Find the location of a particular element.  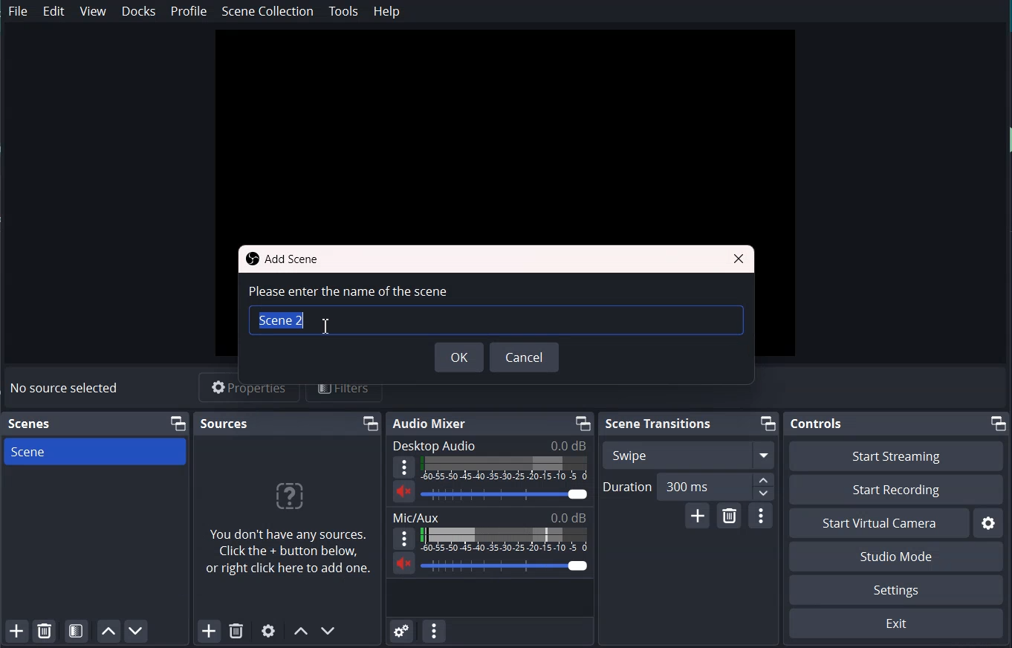

More is located at coordinates (404, 538).